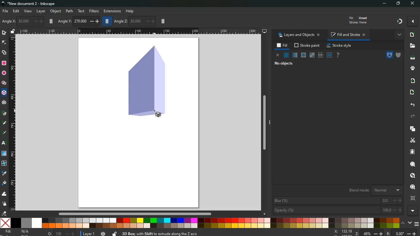  Describe the element at coordinates (357, 20) in the screenshot. I see `fill` at that location.